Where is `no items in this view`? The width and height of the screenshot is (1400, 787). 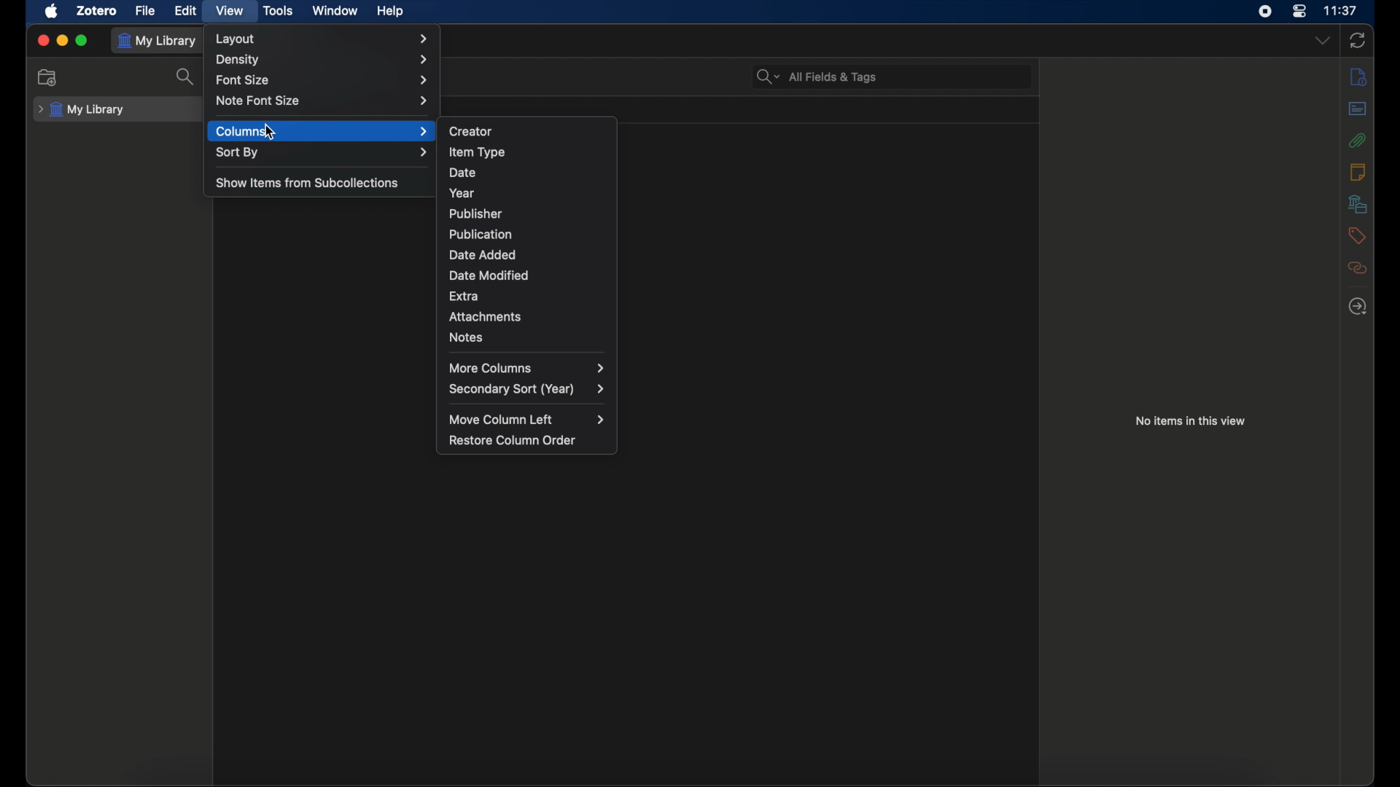 no items in this view is located at coordinates (1191, 420).